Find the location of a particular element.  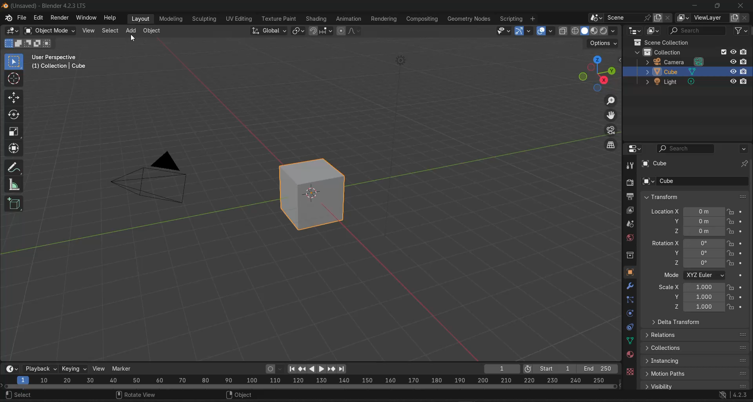

proportional editing fall off is located at coordinates (356, 32).